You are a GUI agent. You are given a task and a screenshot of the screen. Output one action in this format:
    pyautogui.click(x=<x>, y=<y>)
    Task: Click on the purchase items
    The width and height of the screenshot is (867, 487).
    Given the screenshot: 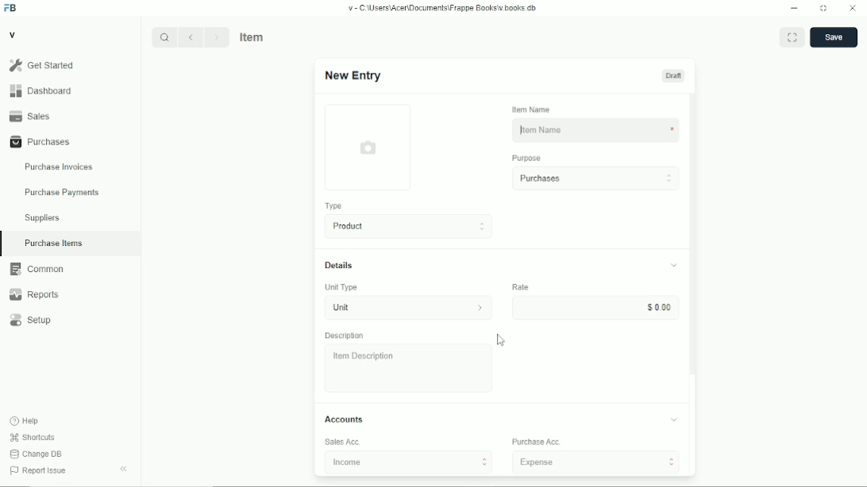 What is the action you would take?
    pyautogui.click(x=53, y=243)
    